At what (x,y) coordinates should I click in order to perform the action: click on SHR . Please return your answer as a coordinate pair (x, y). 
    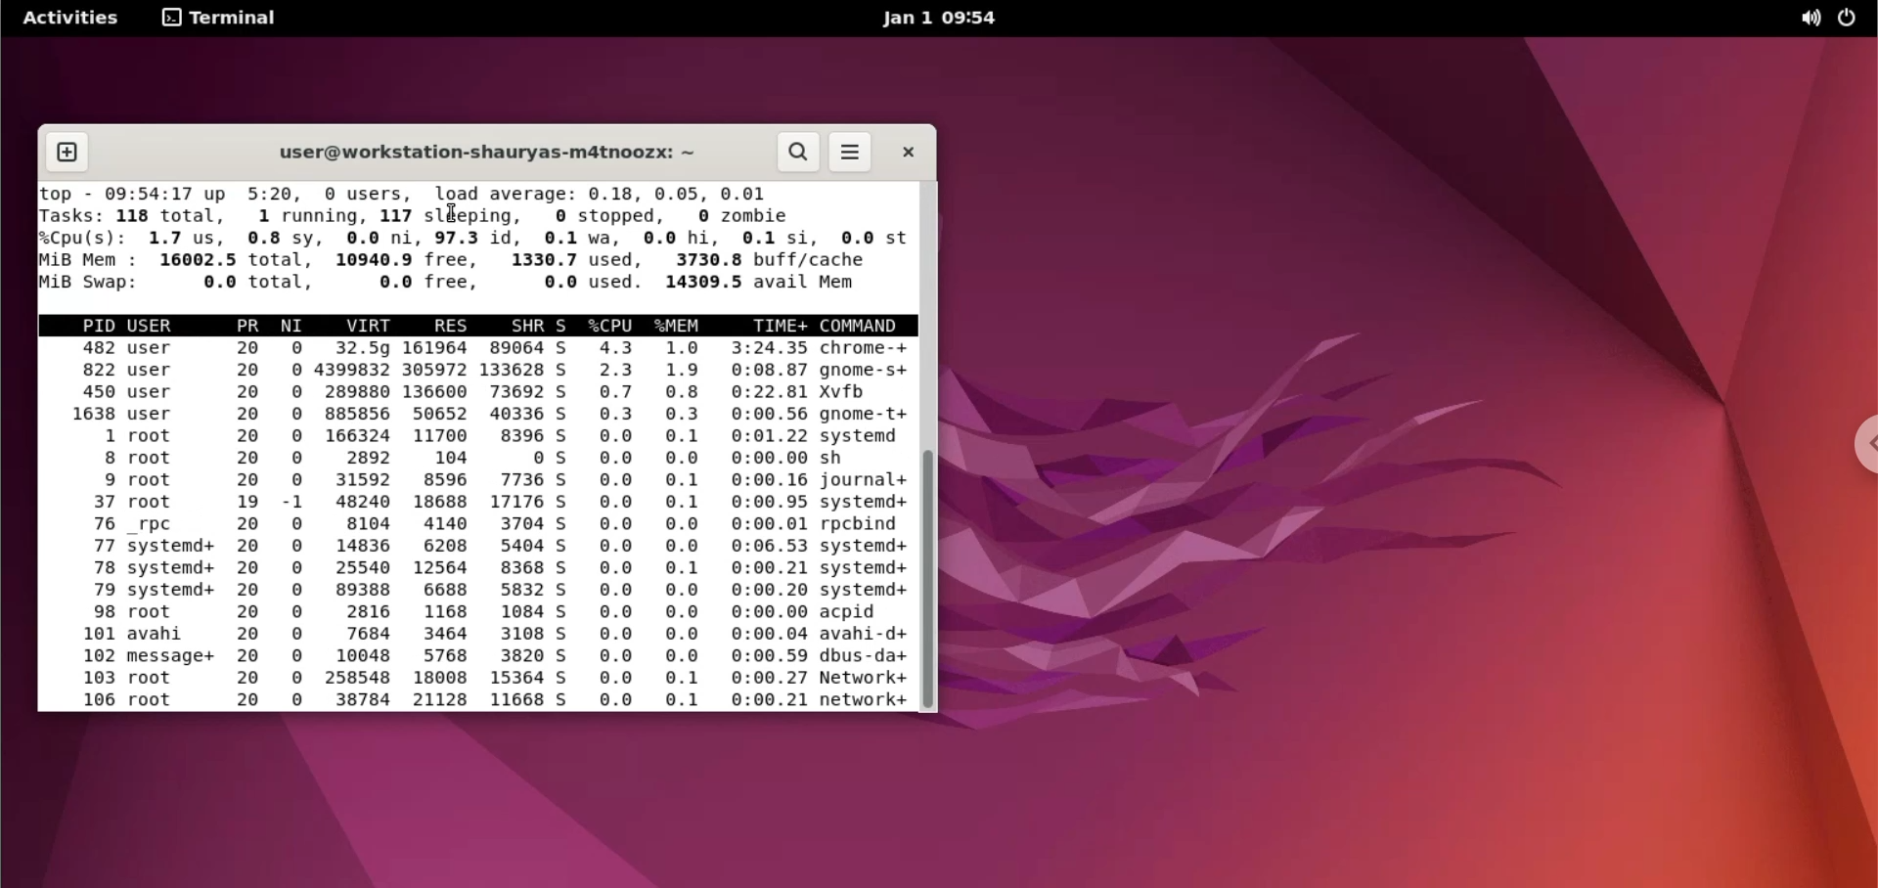
    Looking at the image, I should click on (526, 327).